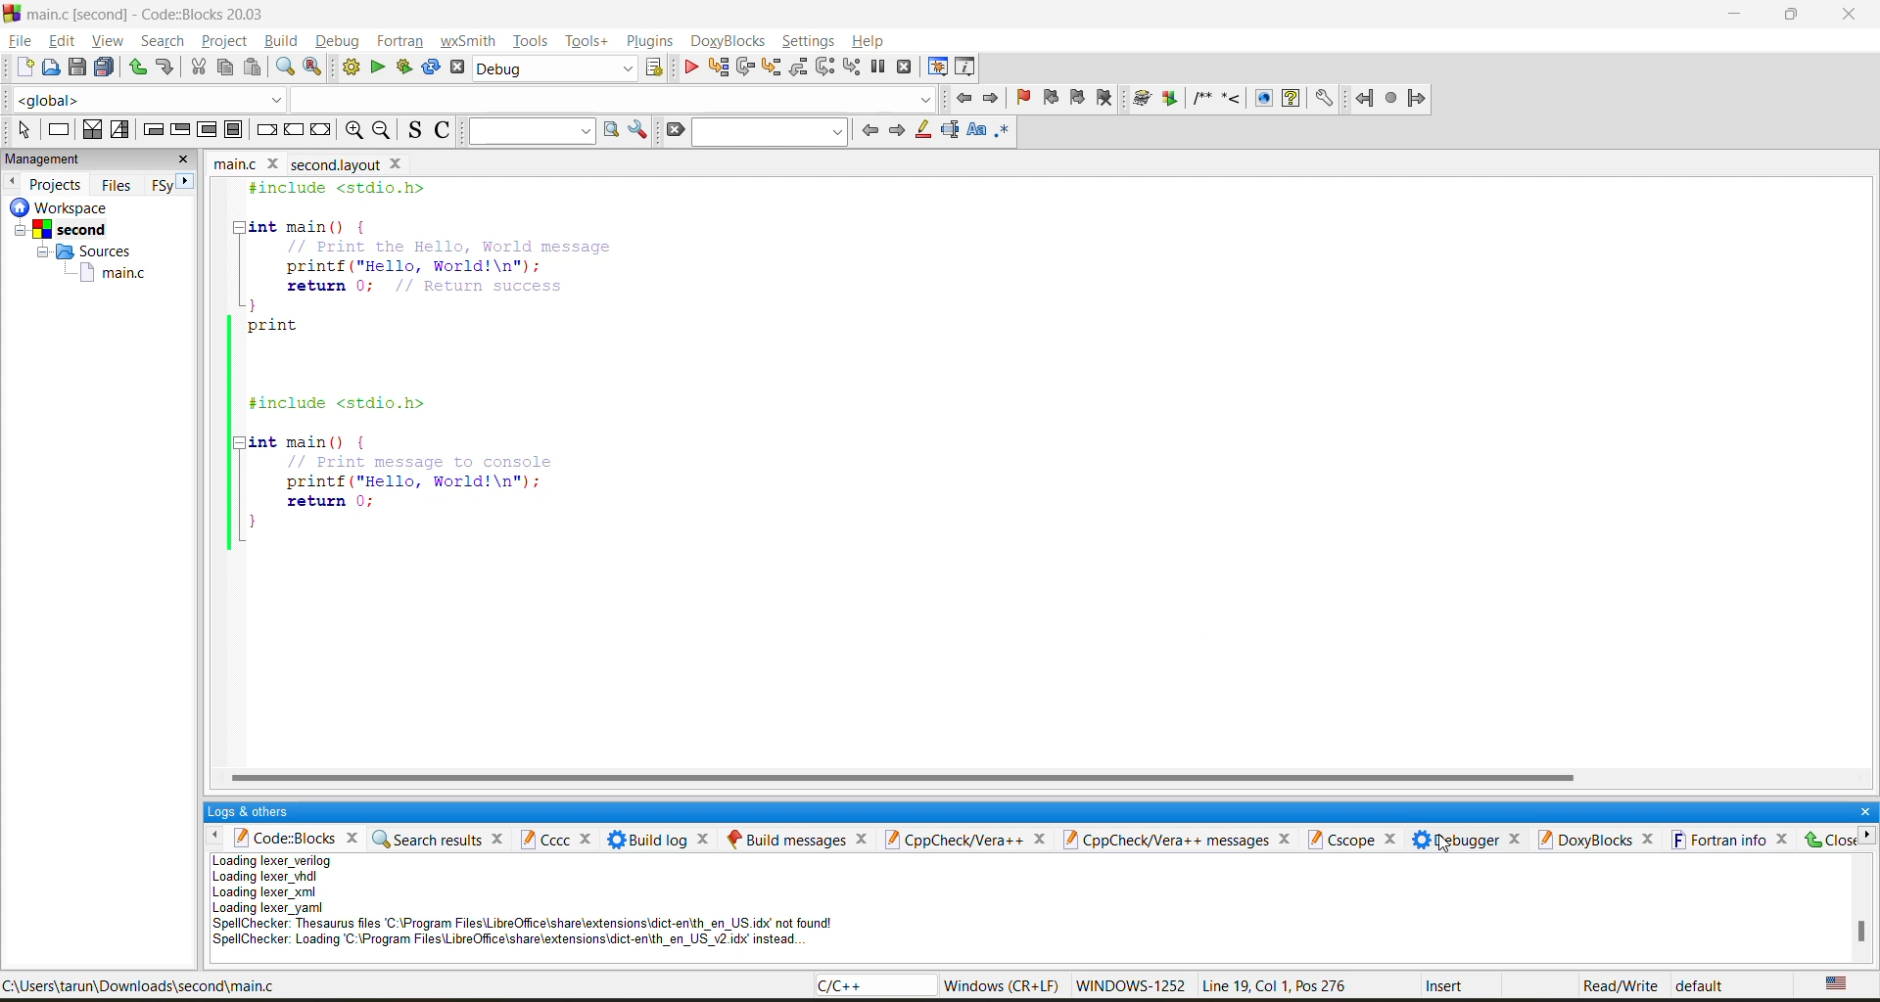 The width and height of the screenshot is (1880, 1002). What do you see at coordinates (557, 68) in the screenshot?
I see `build target` at bounding box center [557, 68].